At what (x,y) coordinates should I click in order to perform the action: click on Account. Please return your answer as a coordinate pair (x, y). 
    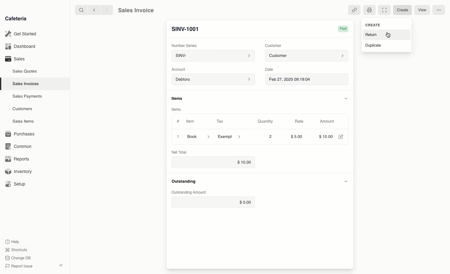
    Looking at the image, I should click on (180, 69).